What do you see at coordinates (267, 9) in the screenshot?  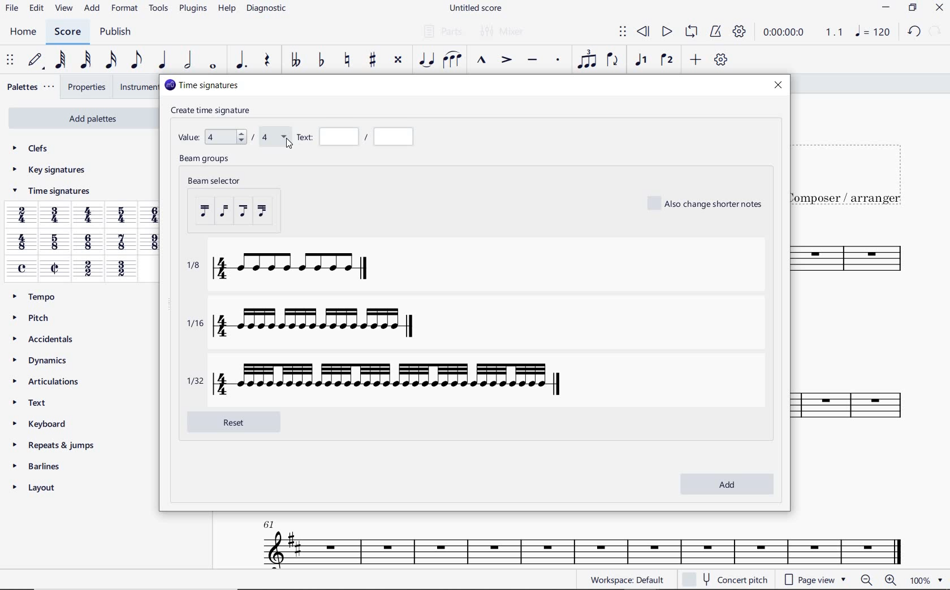 I see `DIAGNOSTIC` at bounding box center [267, 9].